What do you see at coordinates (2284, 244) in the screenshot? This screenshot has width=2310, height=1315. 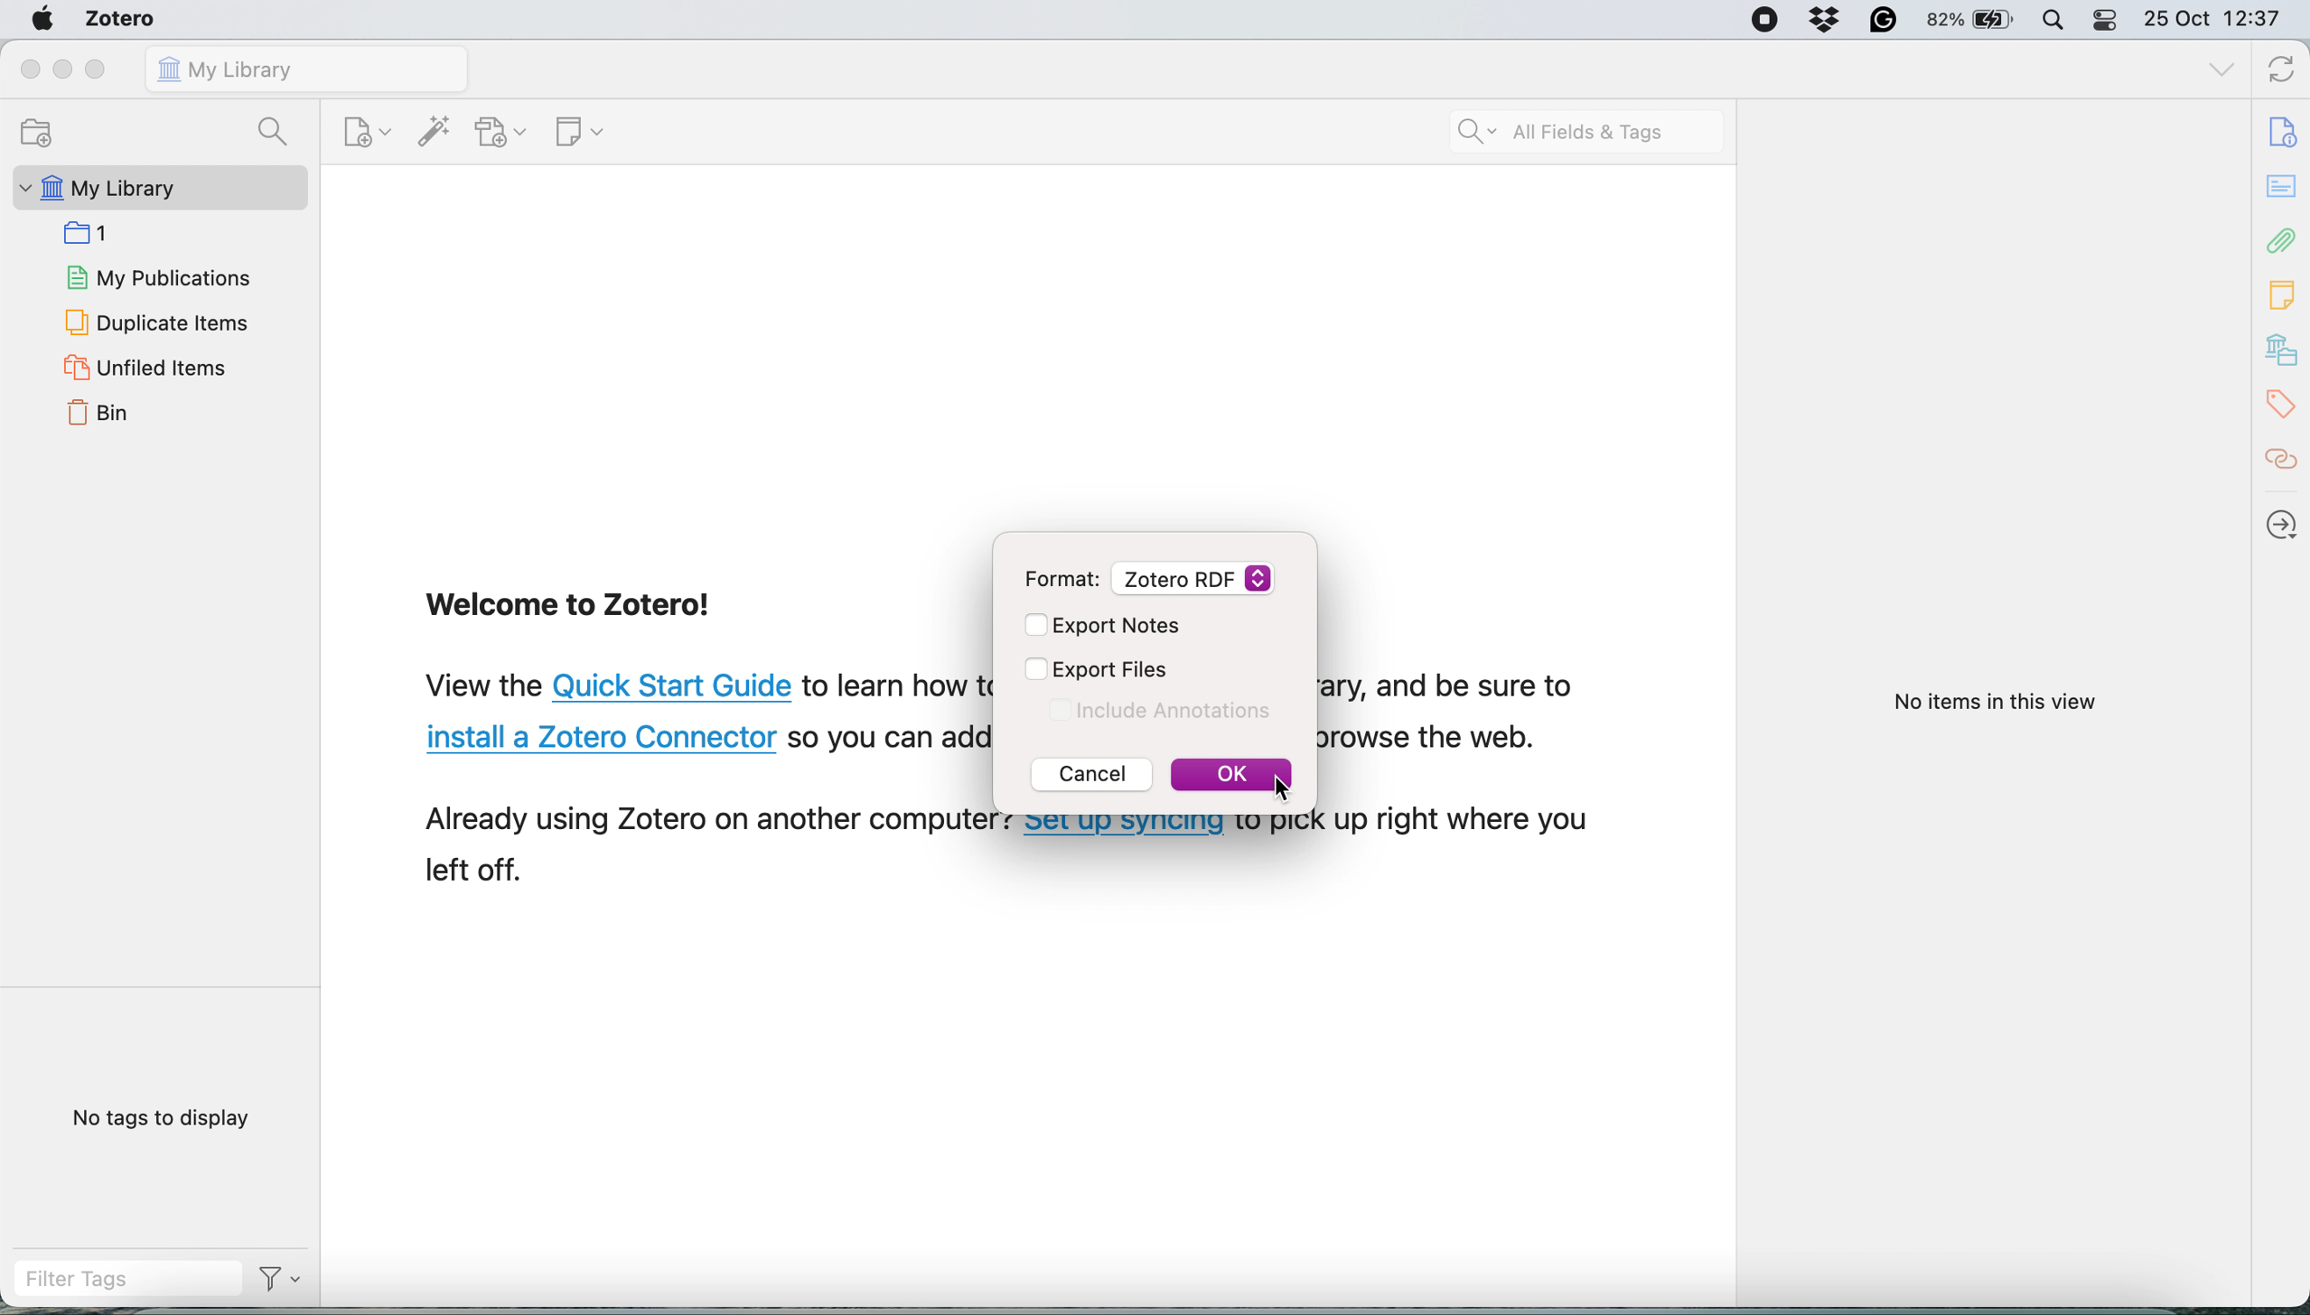 I see `attachements` at bounding box center [2284, 244].